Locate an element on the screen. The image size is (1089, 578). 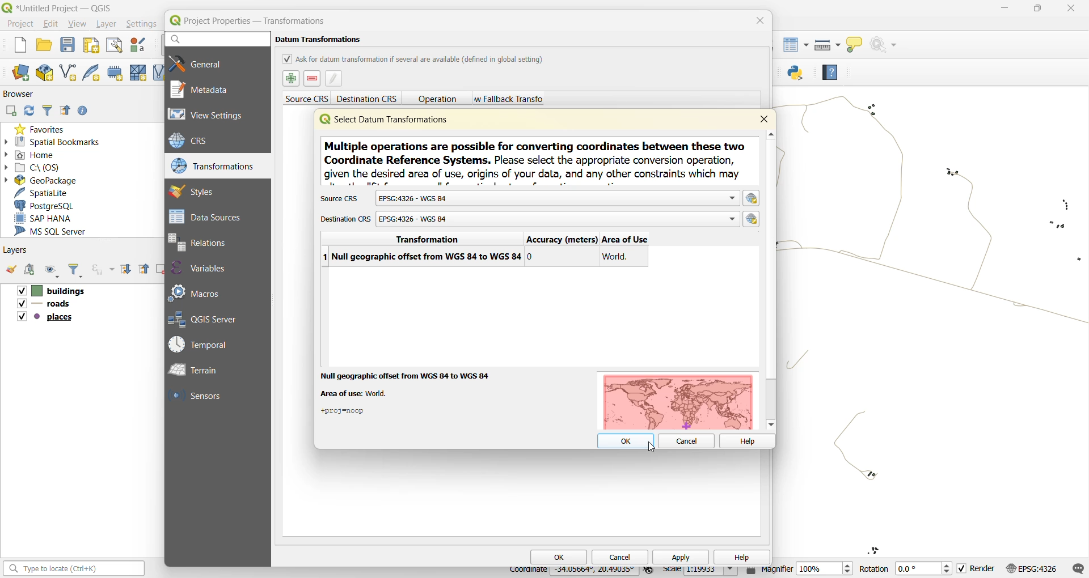
variables is located at coordinates (208, 269).